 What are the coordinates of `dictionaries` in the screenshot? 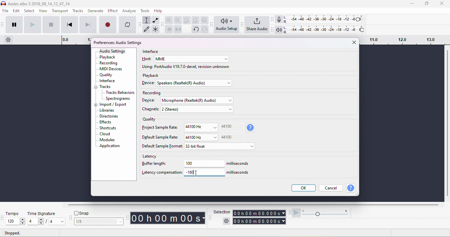 It's located at (109, 117).